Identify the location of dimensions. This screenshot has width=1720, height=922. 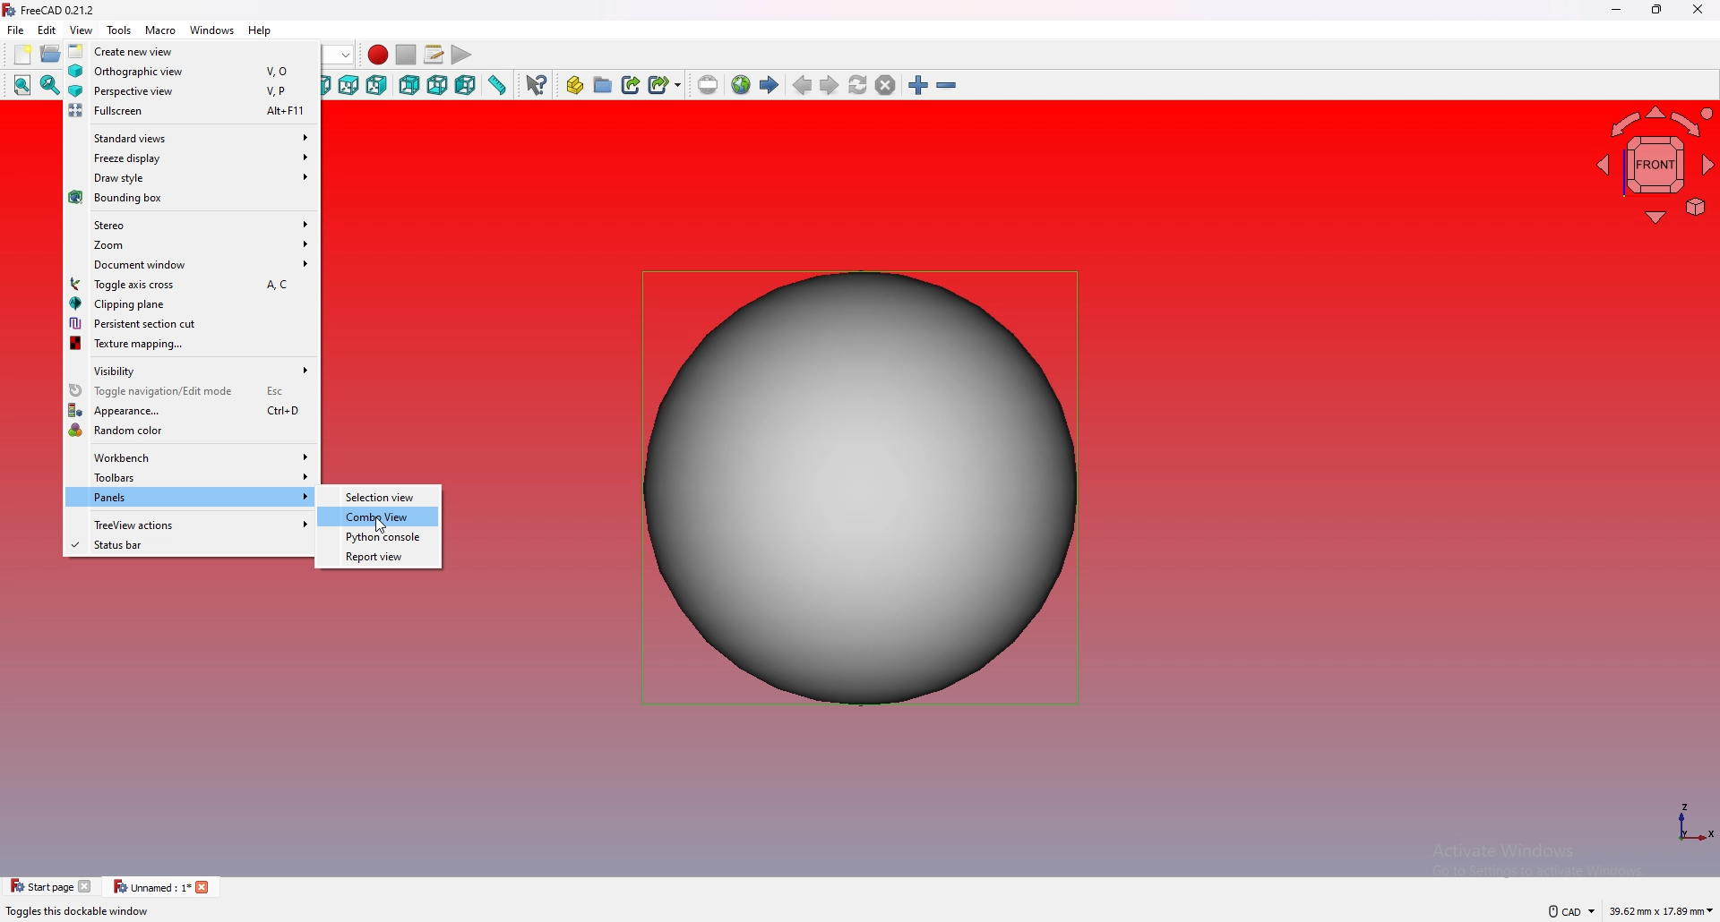
(1662, 912).